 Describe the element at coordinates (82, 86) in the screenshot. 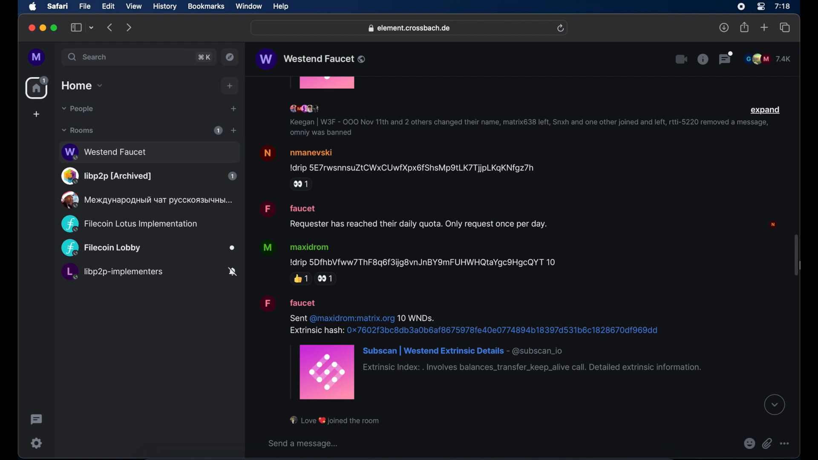

I see `home dropdown` at that location.